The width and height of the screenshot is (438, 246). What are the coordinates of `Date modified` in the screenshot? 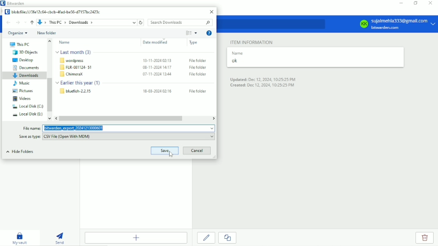 It's located at (156, 43).